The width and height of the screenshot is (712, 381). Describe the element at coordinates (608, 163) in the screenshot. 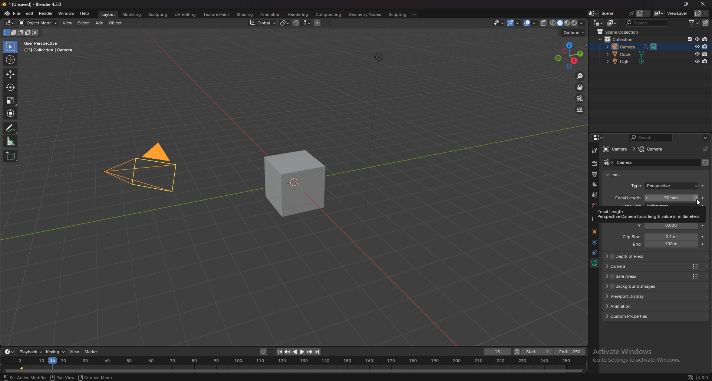

I see `camera` at that location.